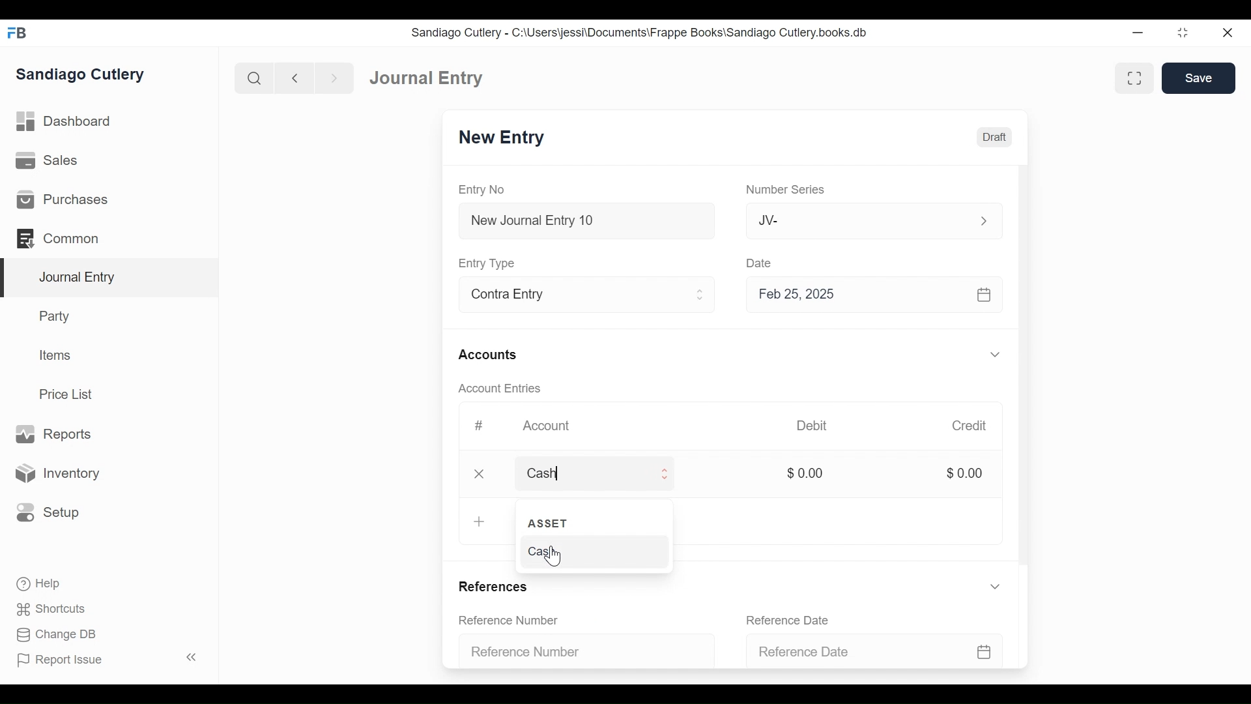 The height and width of the screenshot is (704, 1251). I want to click on Party, so click(53, 316).